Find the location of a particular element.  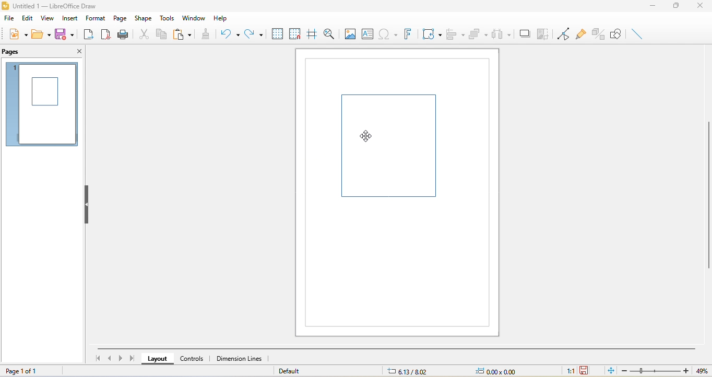

font work text is located at coordinates (408, 33).